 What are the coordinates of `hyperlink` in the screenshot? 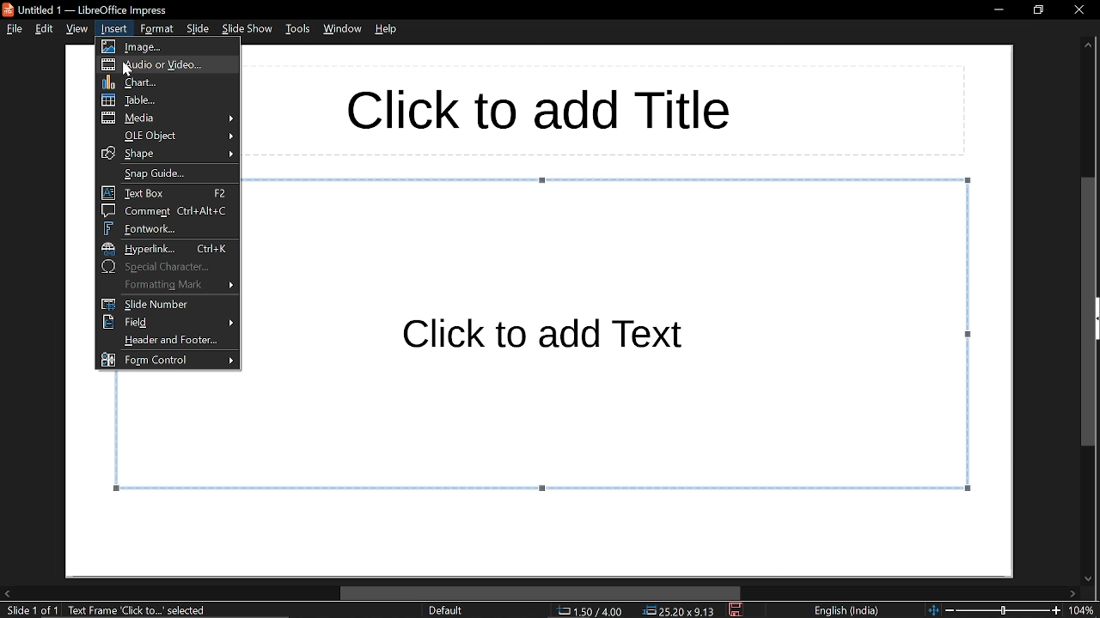 It's located at (165, 247).